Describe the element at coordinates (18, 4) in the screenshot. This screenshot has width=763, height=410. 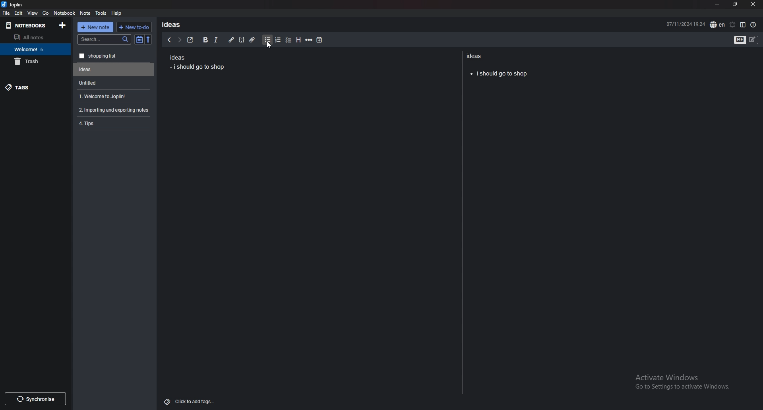
I see `Joplin` at that location.